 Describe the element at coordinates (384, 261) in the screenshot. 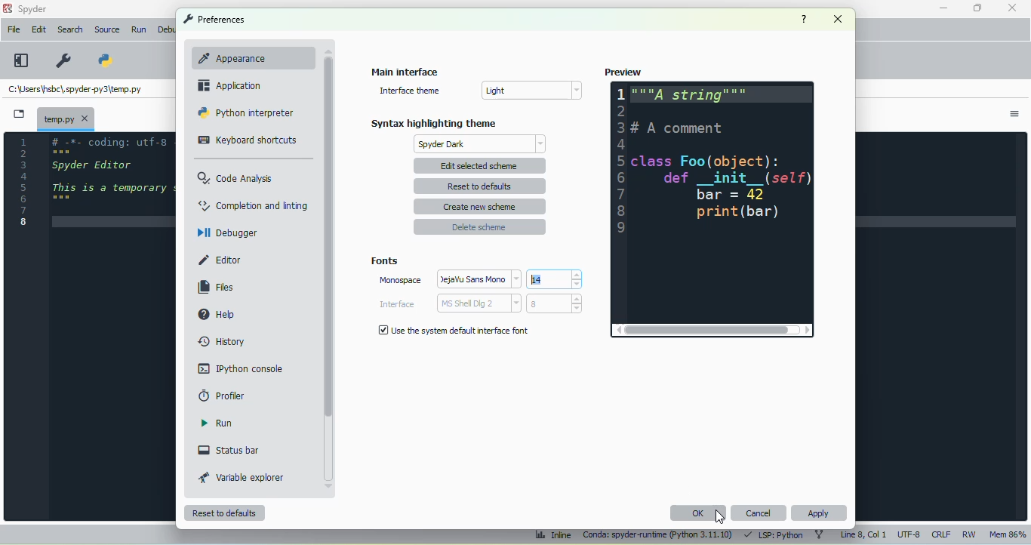

I see `fonts` at that location.